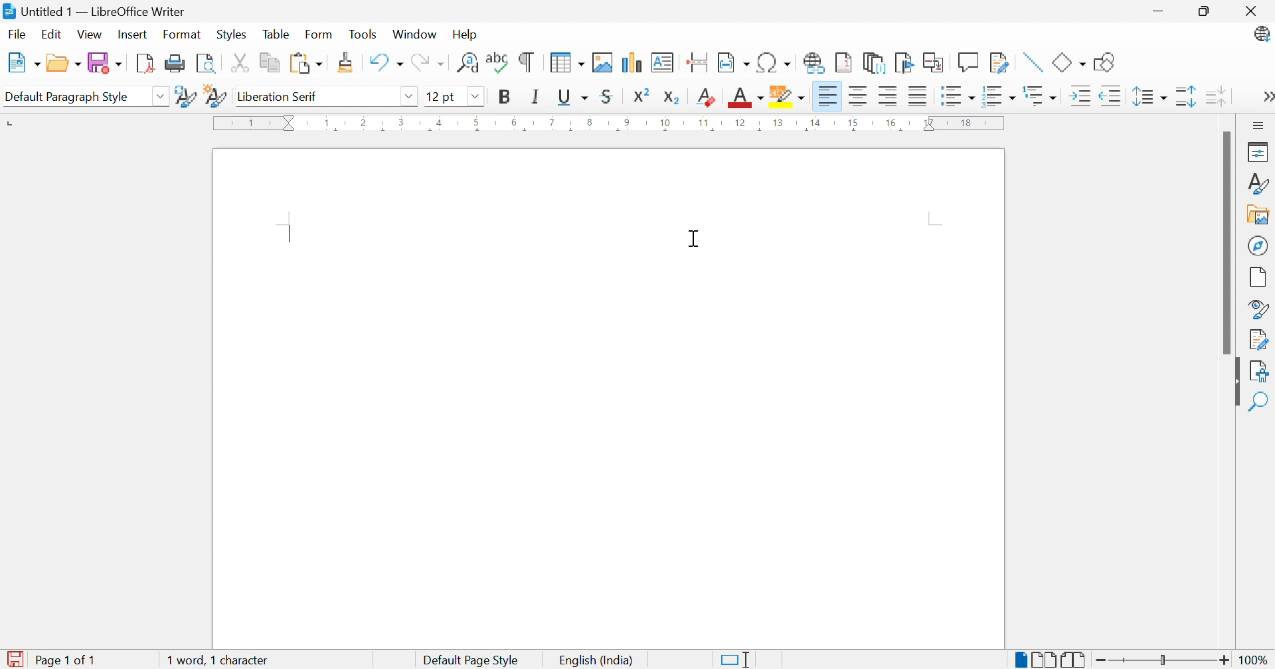 The height and width of the screenshot is (669, 1275). I want to click on Page, so click(1258, 277).